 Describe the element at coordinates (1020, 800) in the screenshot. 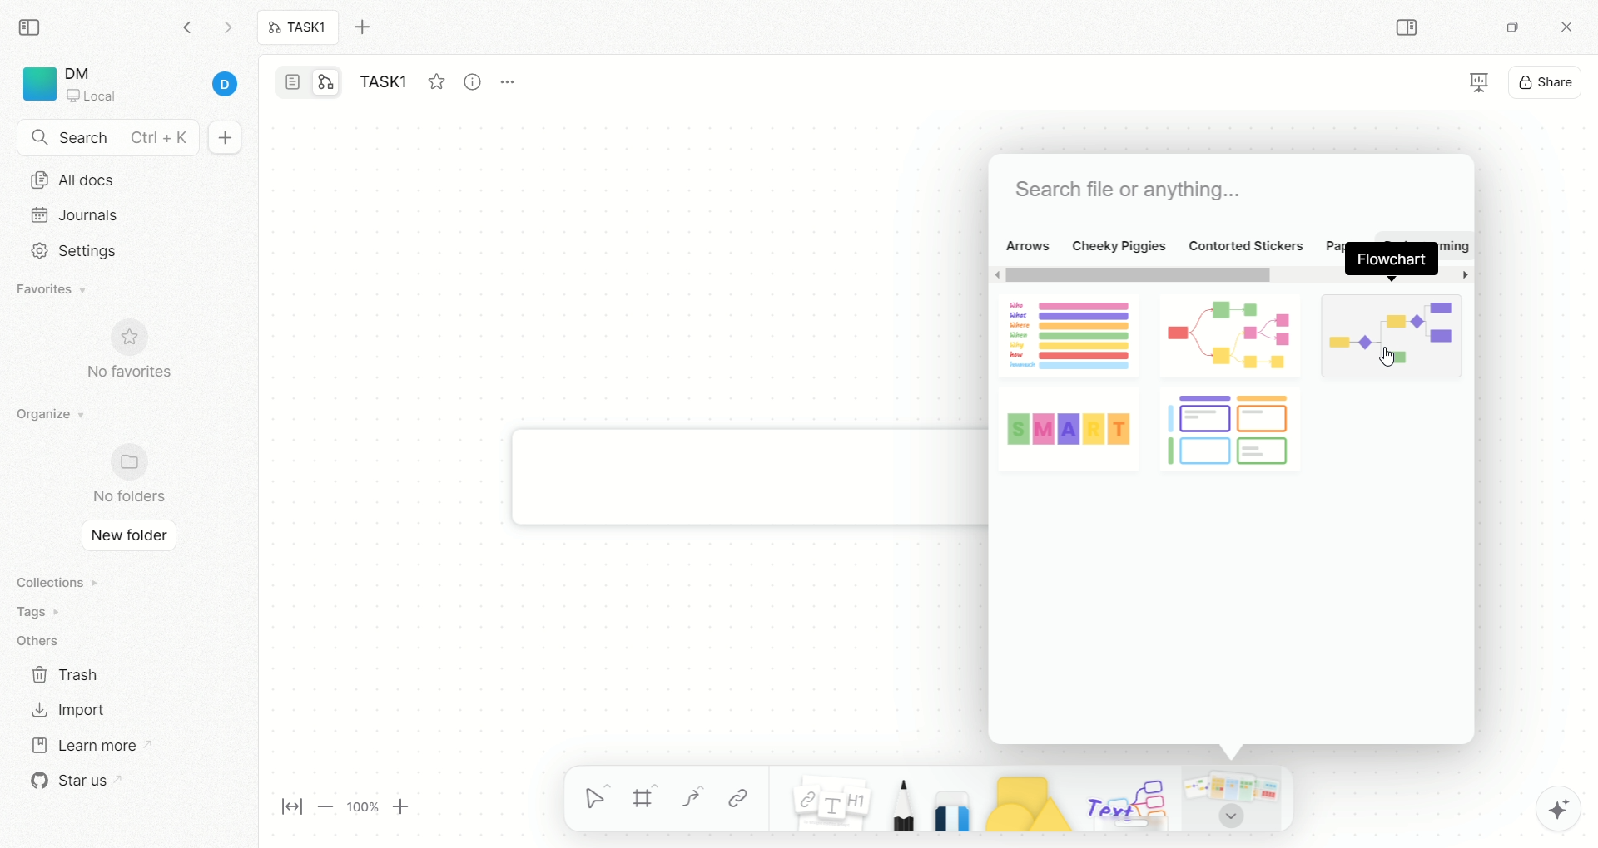

I see `shapes` at that location.